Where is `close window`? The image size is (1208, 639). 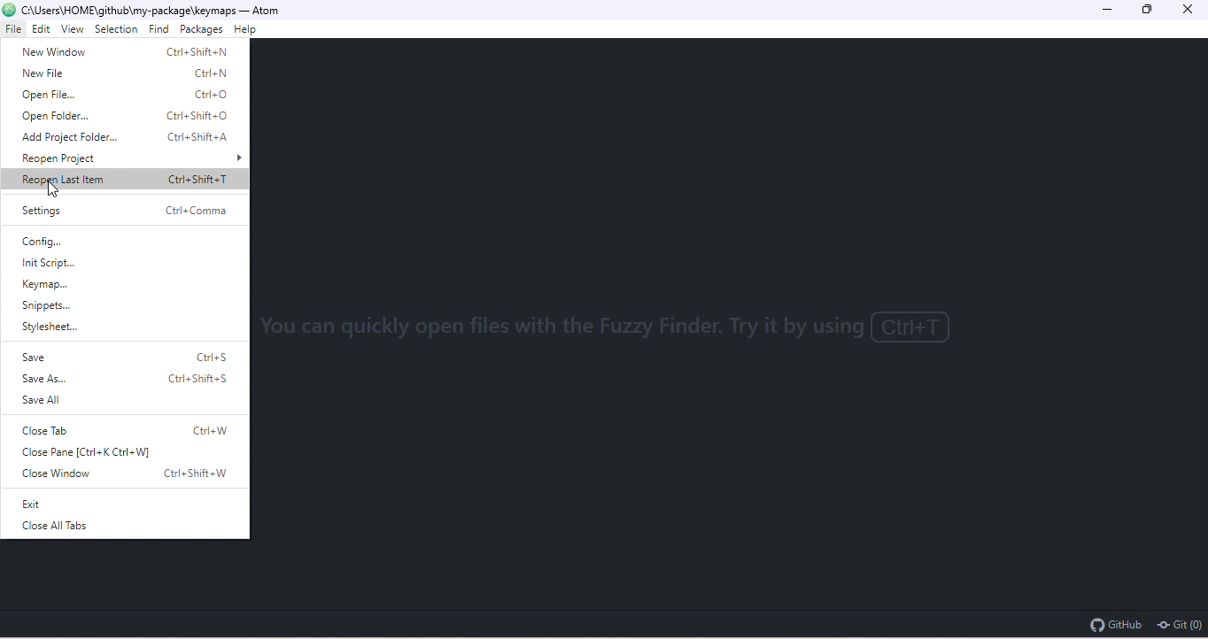 close window is located at coordinates (129, 473).